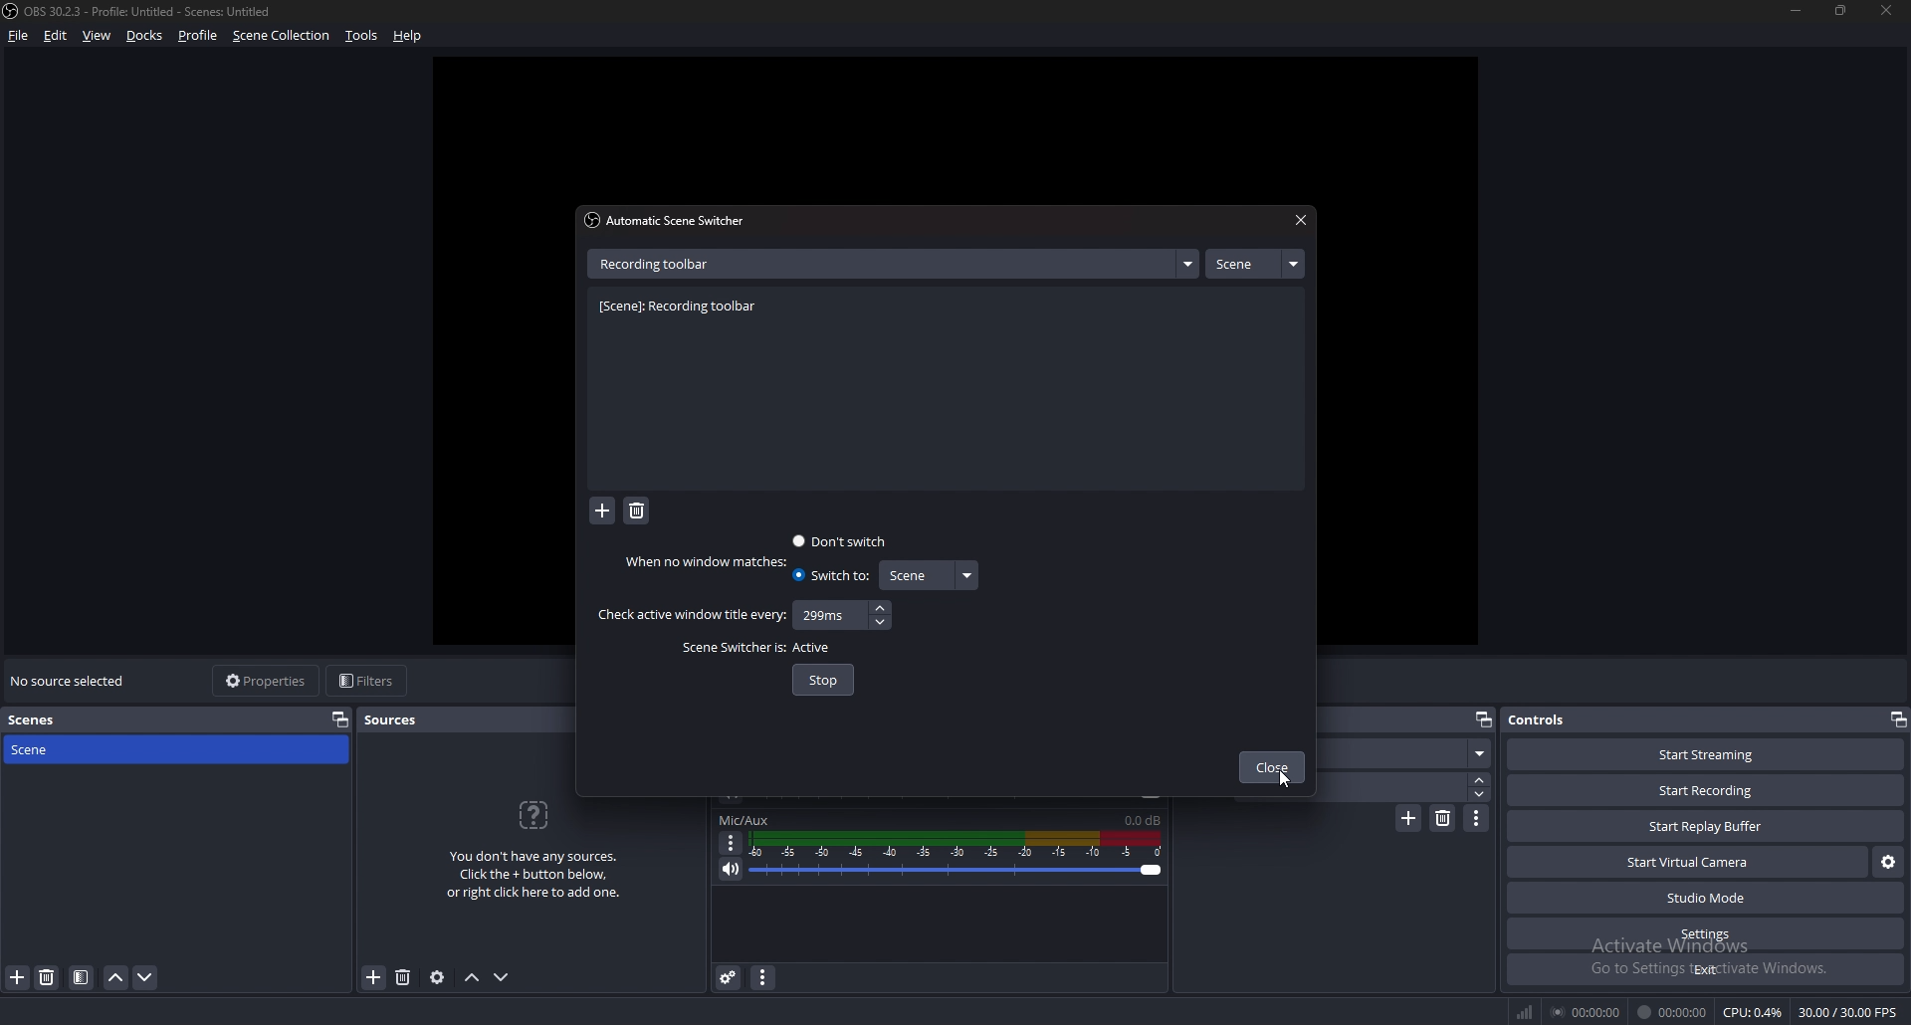 The image size is (1911, 1025). Describe the element at coordinates (660, 263) in the screenshot. I see `name input` at that location.